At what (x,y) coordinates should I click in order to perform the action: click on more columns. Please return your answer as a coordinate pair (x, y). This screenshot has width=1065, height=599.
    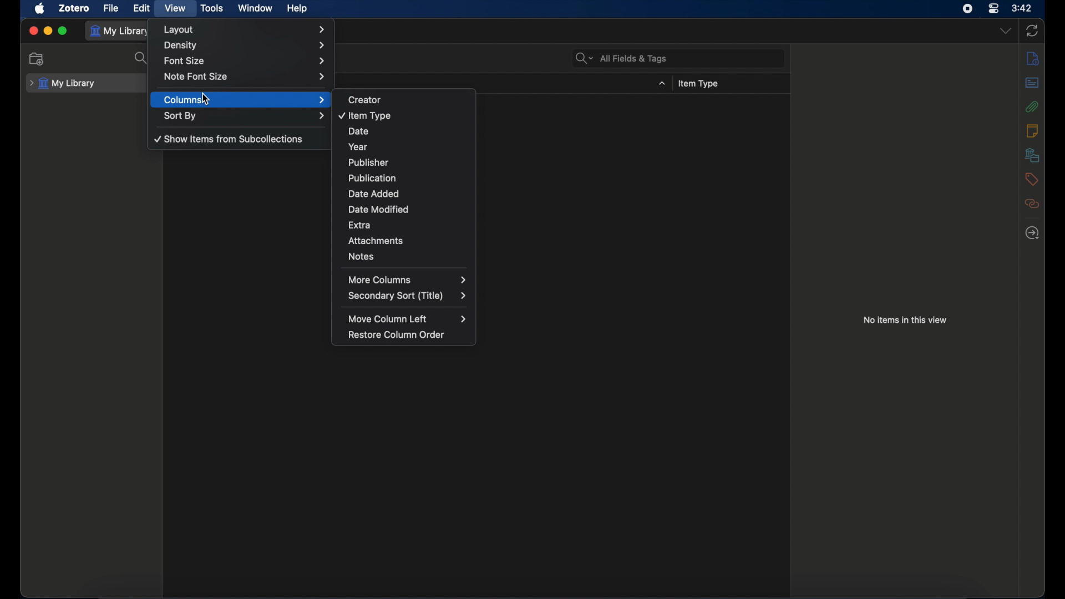
    Looking at the image, I should click on (409, 280).